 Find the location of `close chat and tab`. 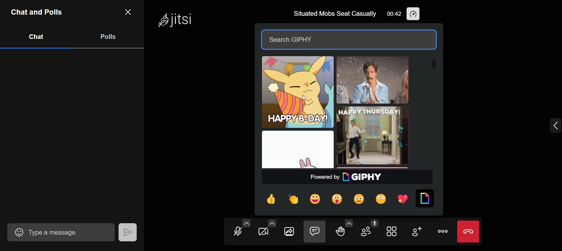

close chat and tab is located at coordinates (126, 13).